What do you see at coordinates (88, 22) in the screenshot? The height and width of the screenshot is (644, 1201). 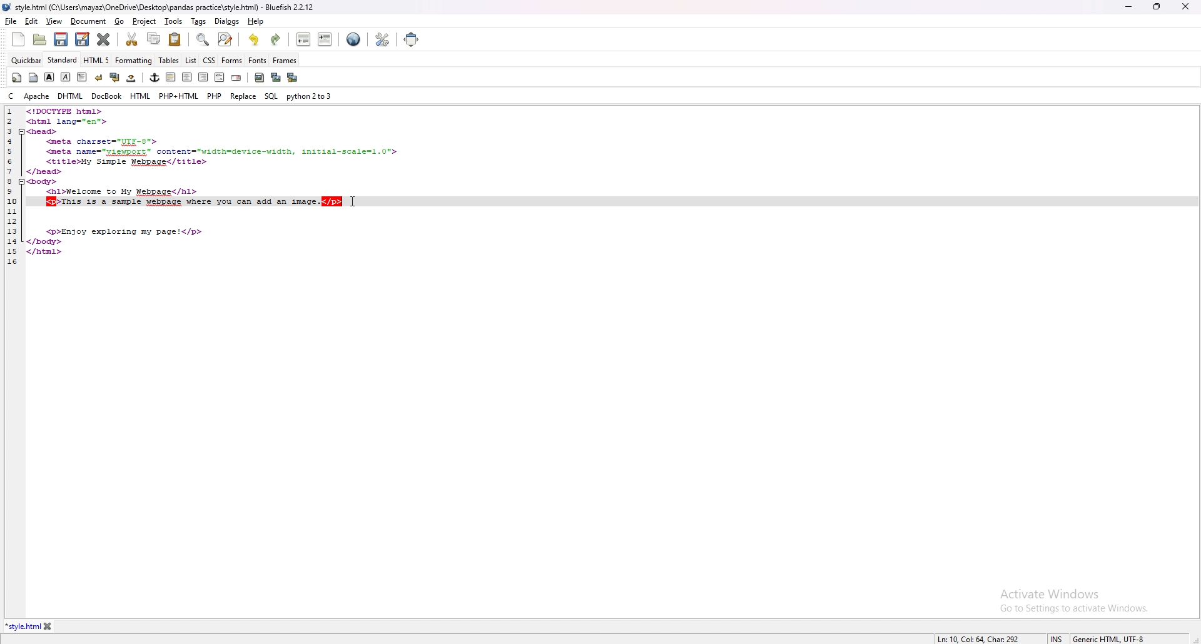 I see `document` at bounding box center [88, 22].